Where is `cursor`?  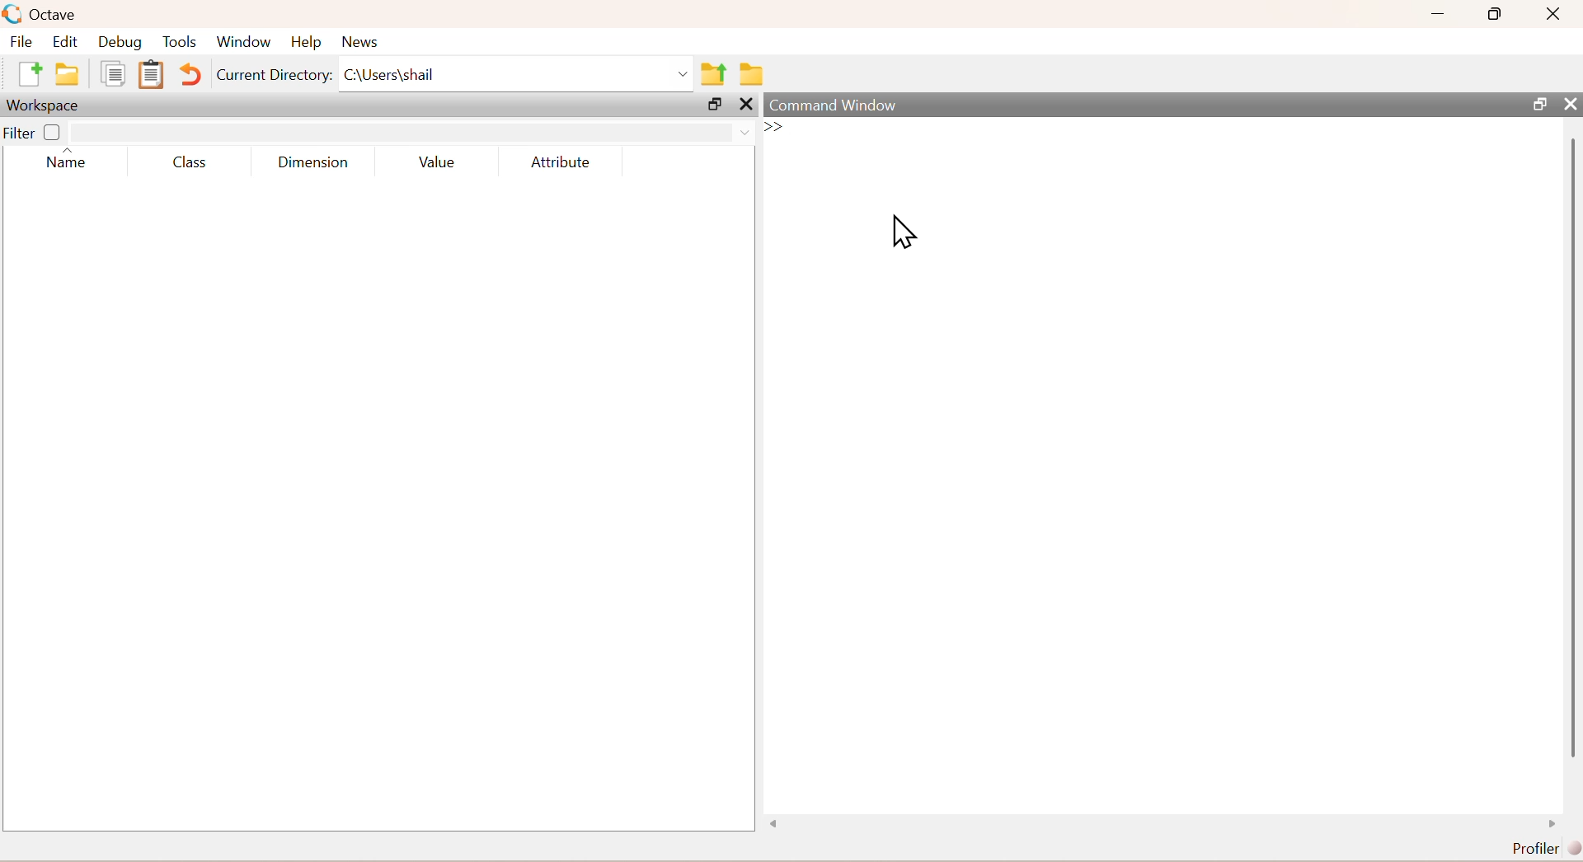 cursor is located at coordinates (902, 233).